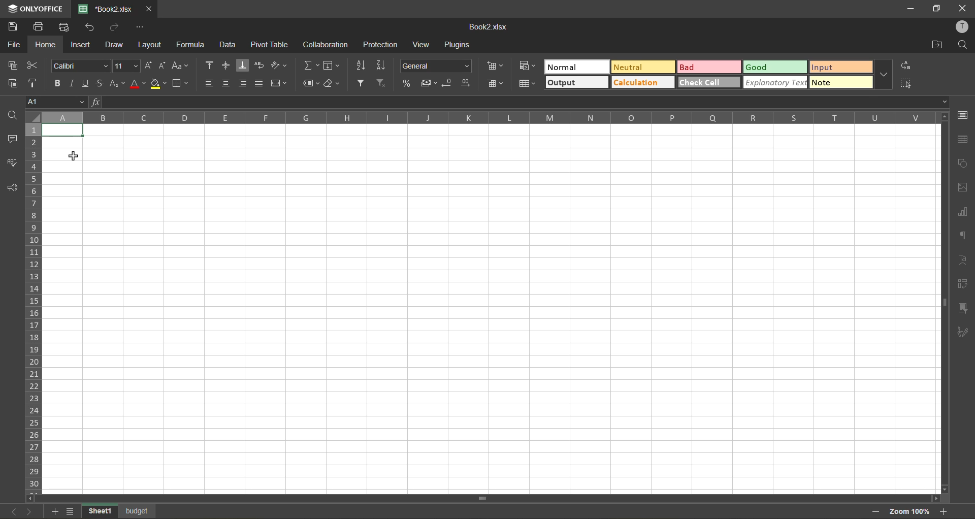 This screenshot has height=519, width=975. I want to click on zoom out, so click(875, 511).